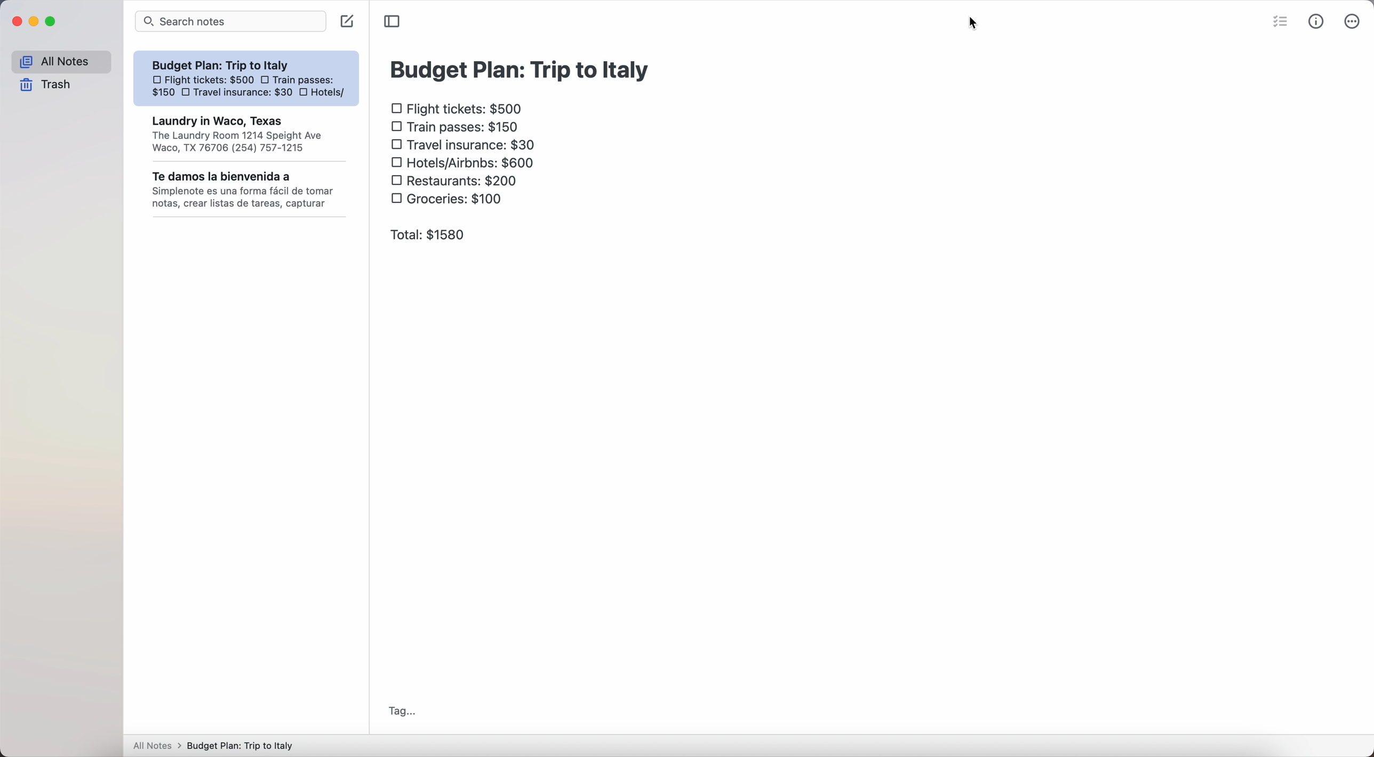 Image resolution: width=1374 pixels, height=757 pixels. Describe the element at coordinates (61, 62) in the screenshot. I see `All notes` at that location.